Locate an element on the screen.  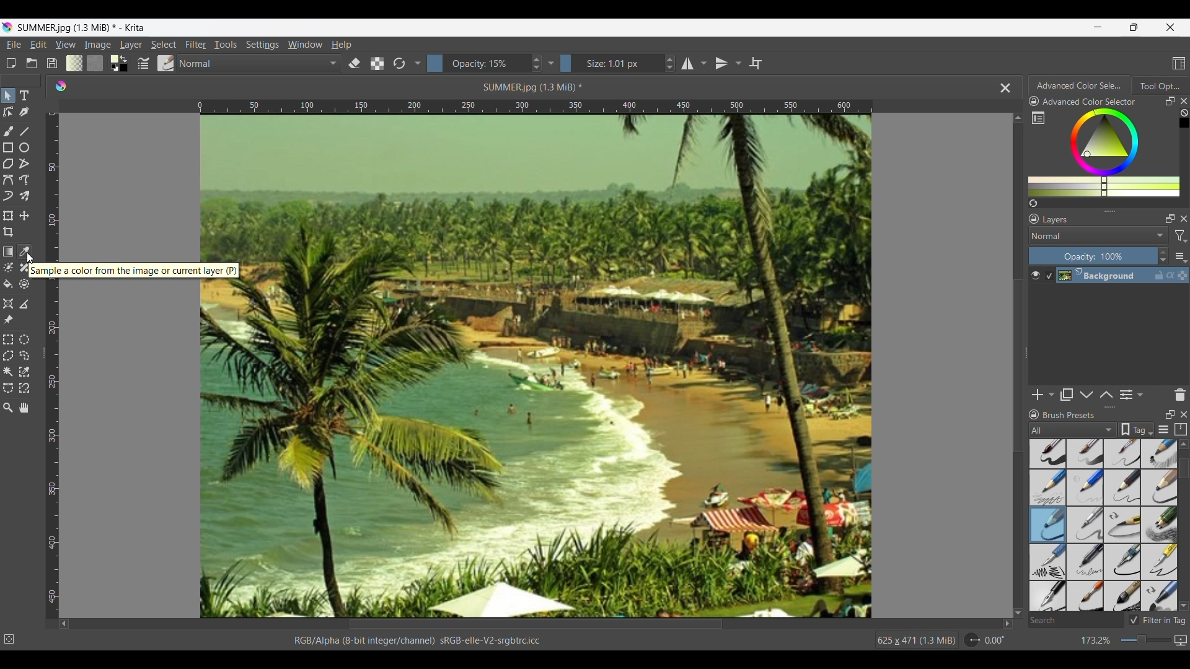
Assistant tool is located at coordinates (9, 304).